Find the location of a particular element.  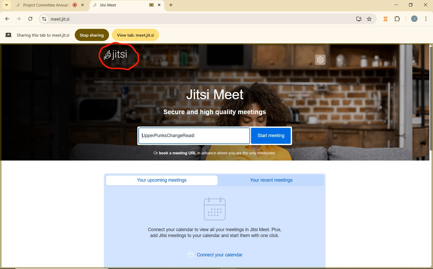

reload is located at coordinates (30, 18).